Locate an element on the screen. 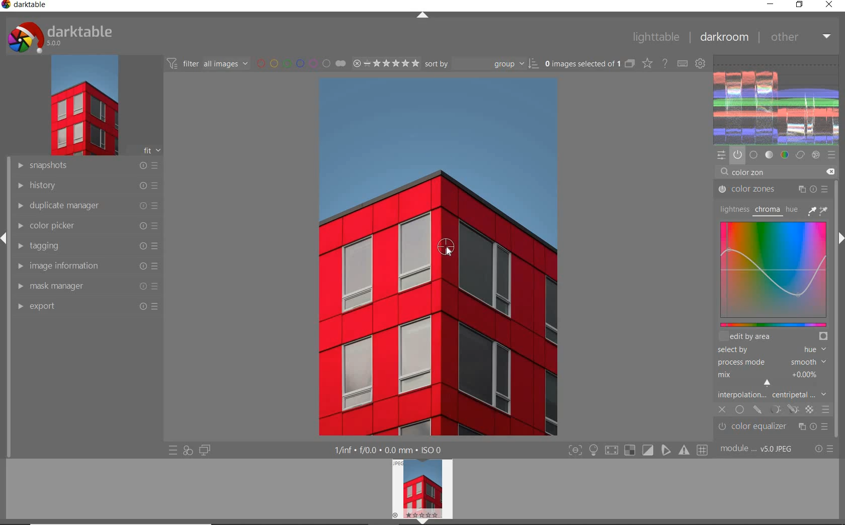 The image size is (845, 525). BLENDING OPTIONS is located at coordinates (826, 409).